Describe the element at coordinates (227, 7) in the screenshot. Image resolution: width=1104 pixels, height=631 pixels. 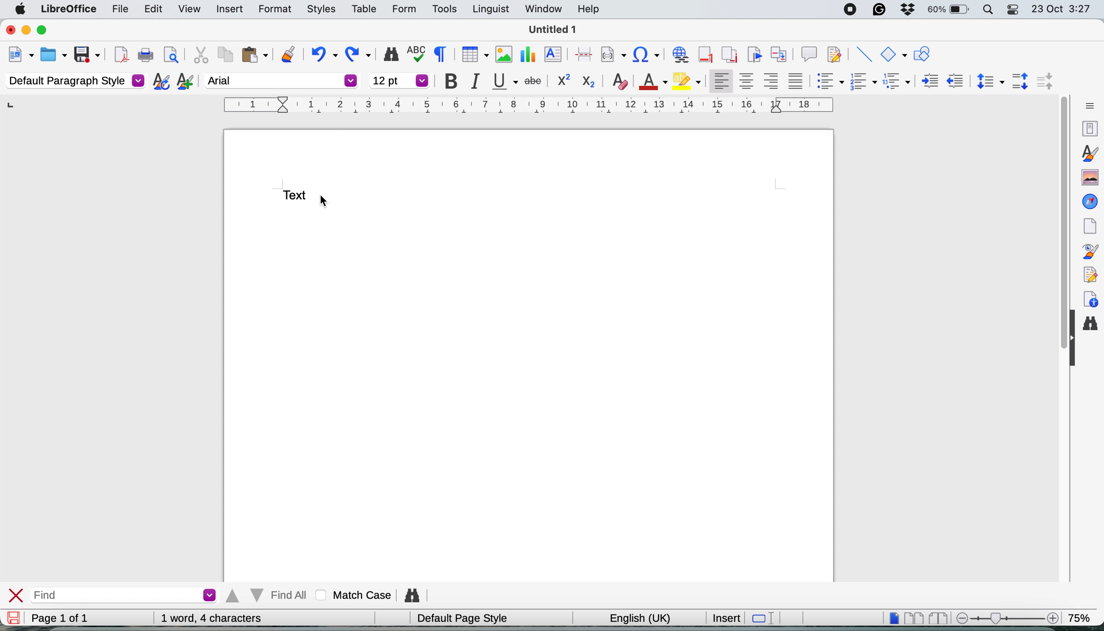
I see `insert` at that location.